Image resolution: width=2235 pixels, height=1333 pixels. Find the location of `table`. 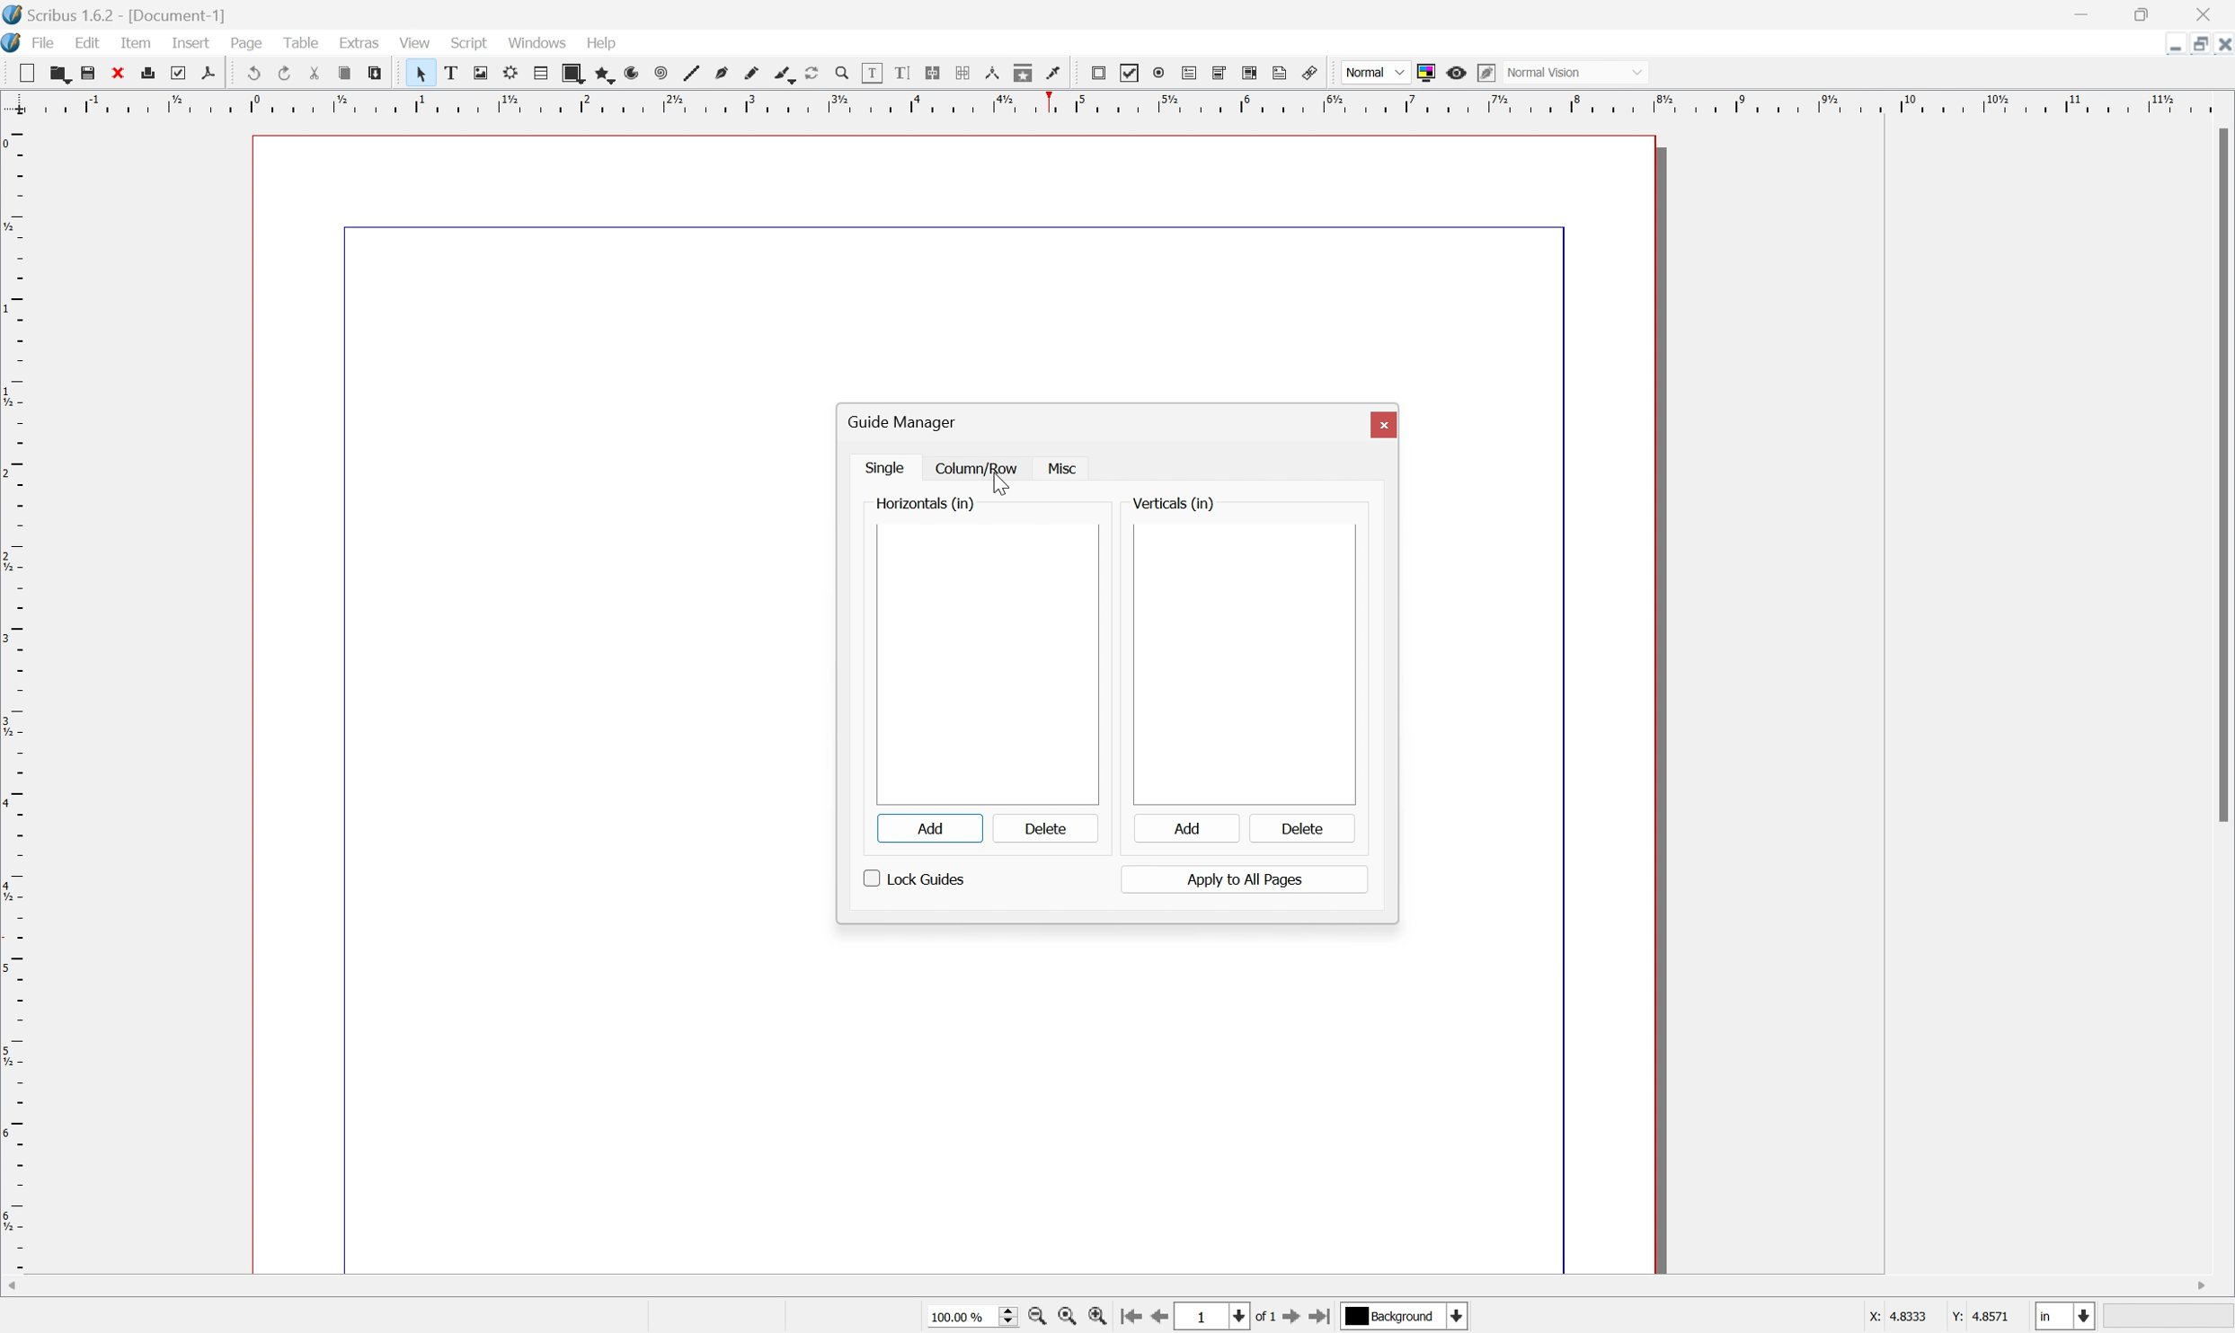

table is located at coordinates (541, 75).